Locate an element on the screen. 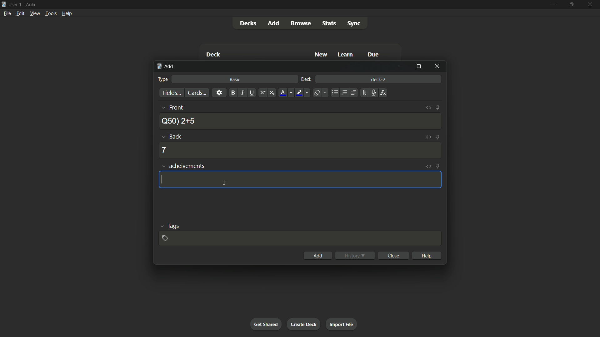 The height and width of the screenshot is (337, 600). font color is located at coordinates (286, 93).